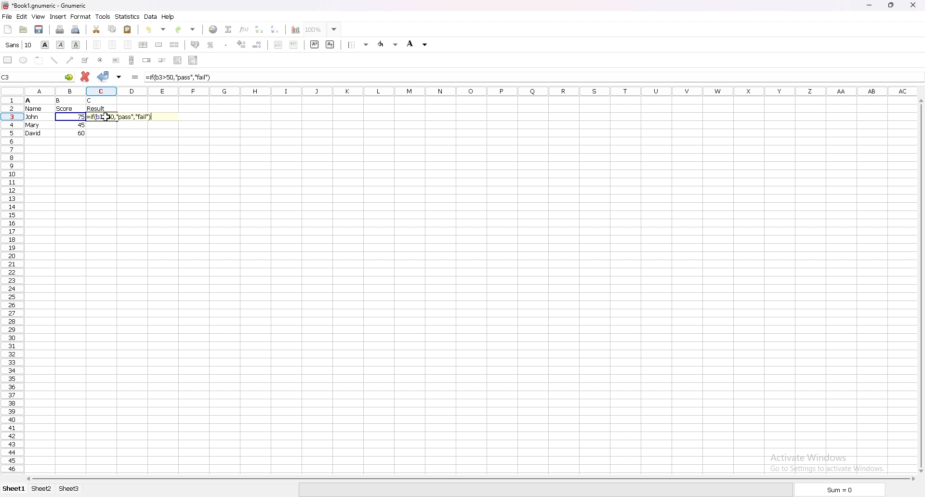 The width and height of the screenshot is (925, 497). Describe the element at coordinates (38, 16) in the screenshot. I see `view` at that location.